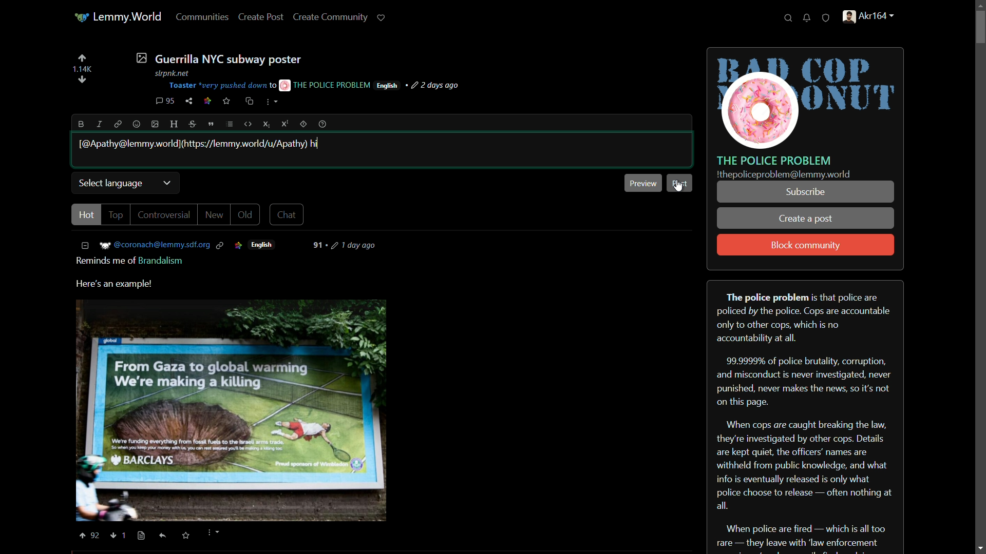  Describe the element at coordinates (86, 214) in the screenshot. I see `Hot` at that location.